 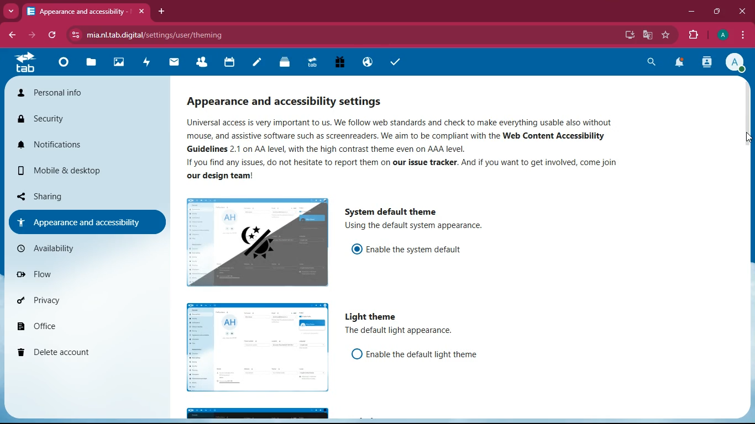 What do you see at coordinates (230, 63) in the screenshot?
I see `calendar` at bounding box center [230, 63].